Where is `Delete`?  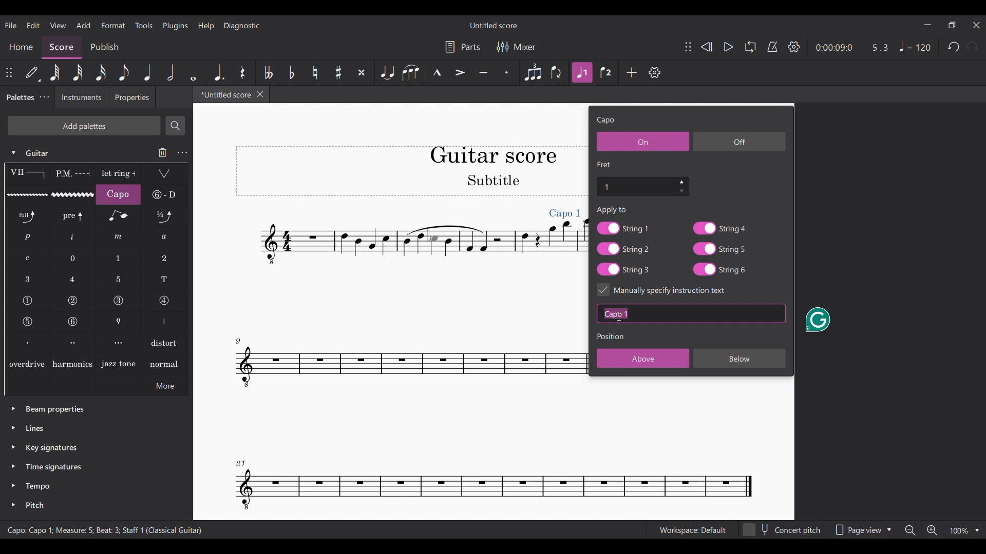 Delete is located at coordinates (163, 152).